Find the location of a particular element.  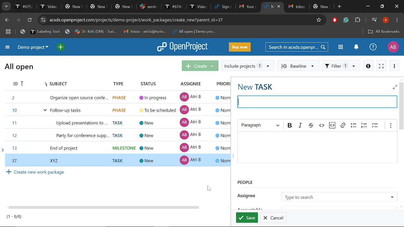

Control your music videos and more is located at coordinates (374, 19).